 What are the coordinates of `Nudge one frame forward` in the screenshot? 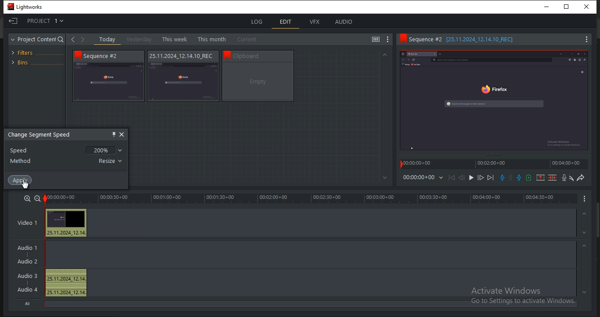 It's located at (481, 178).